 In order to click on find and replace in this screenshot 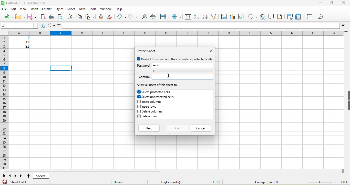, I will do `click(144, 17)`.